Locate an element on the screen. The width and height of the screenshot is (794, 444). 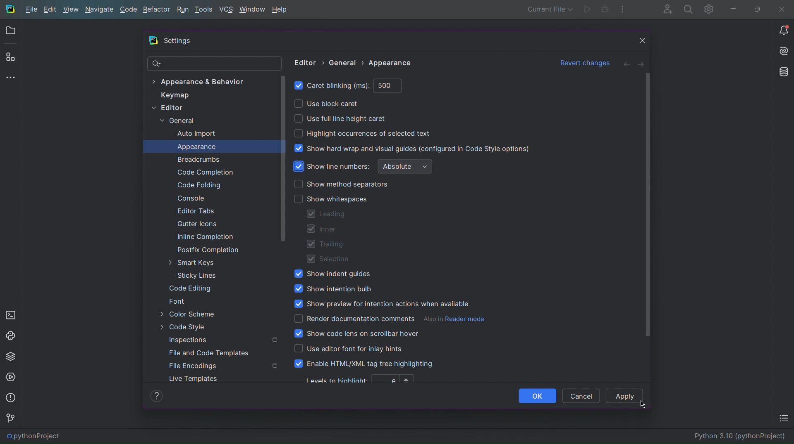
Back is located at coordinates (624, 64).